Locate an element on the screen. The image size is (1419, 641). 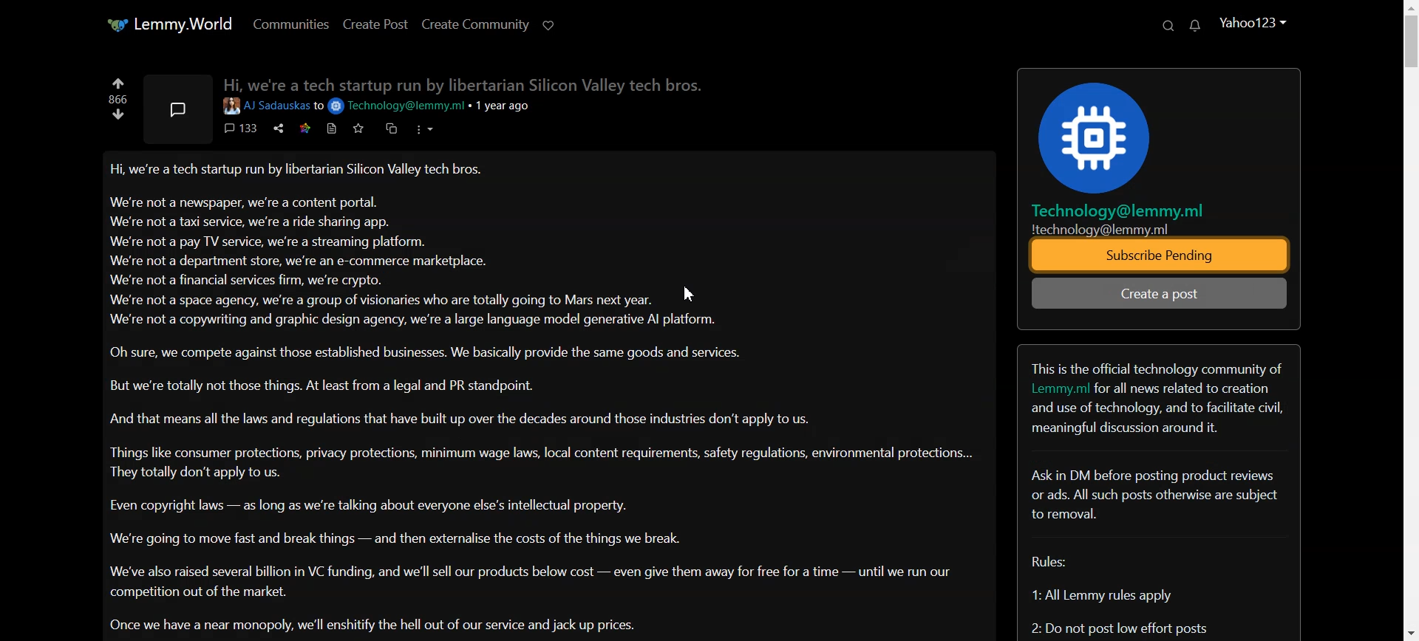
Create Community is located at coordinates (480, 24).